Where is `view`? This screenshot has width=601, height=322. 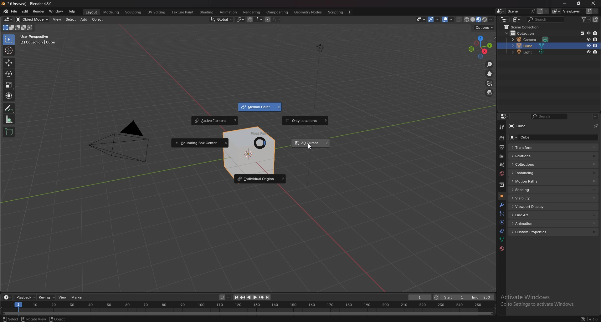
view is located at coordinates (62, 297).